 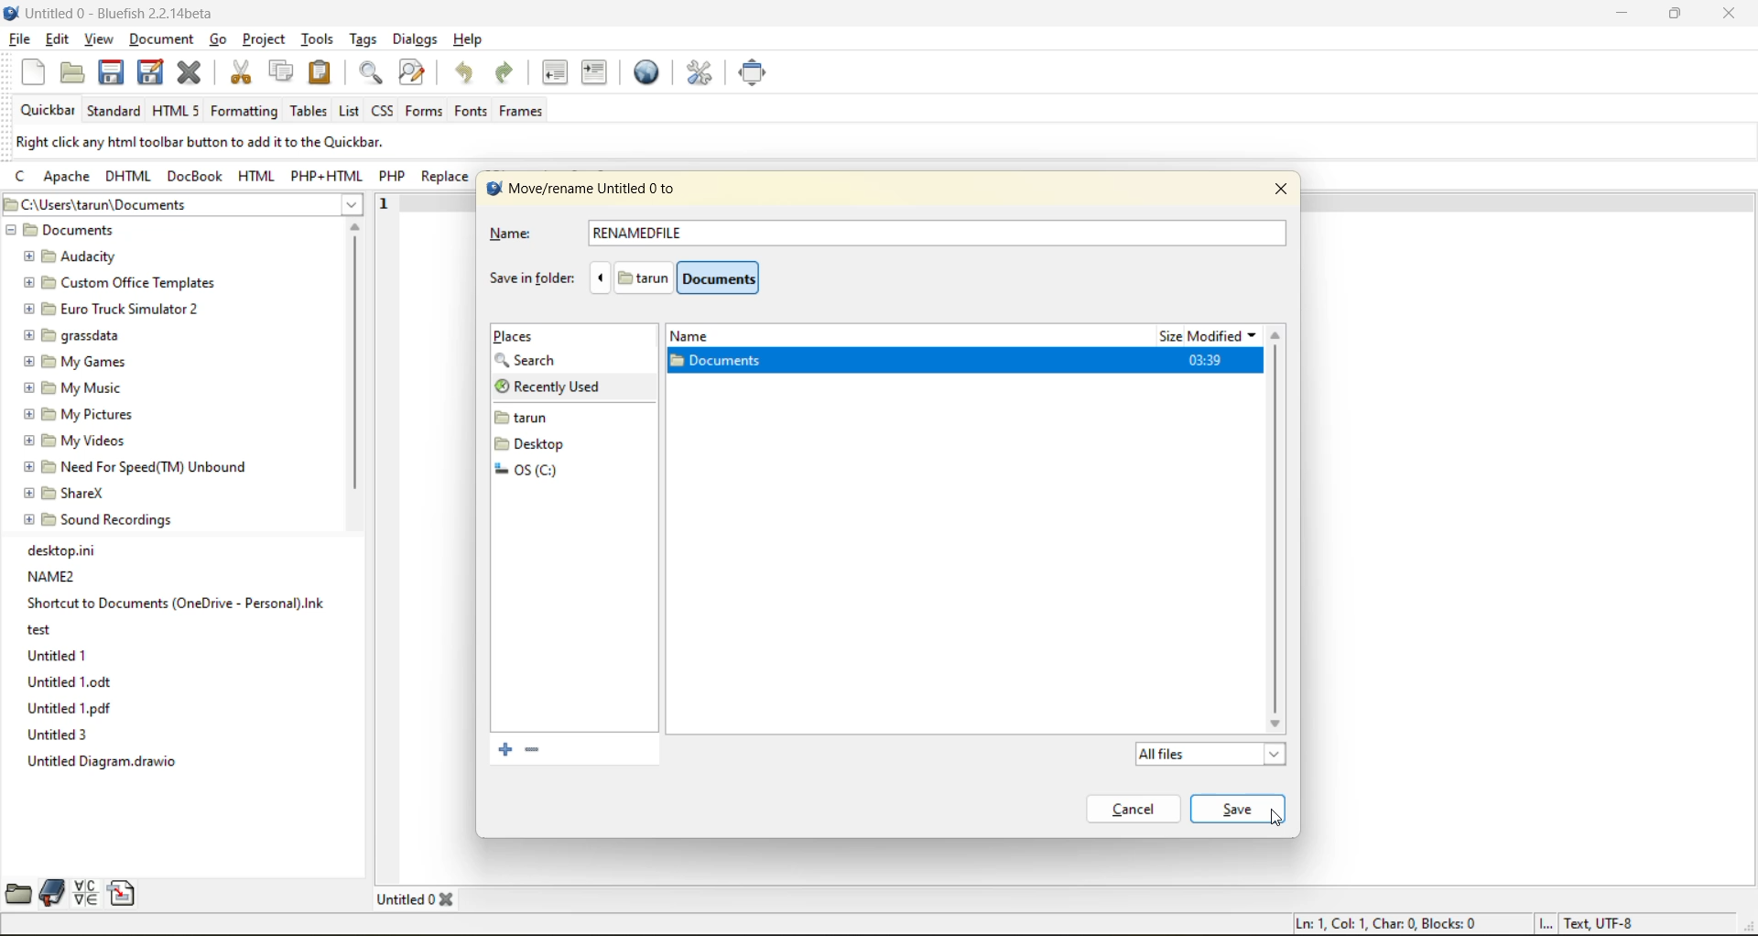 I want to click on dialogs, so click(x=416, y=42).